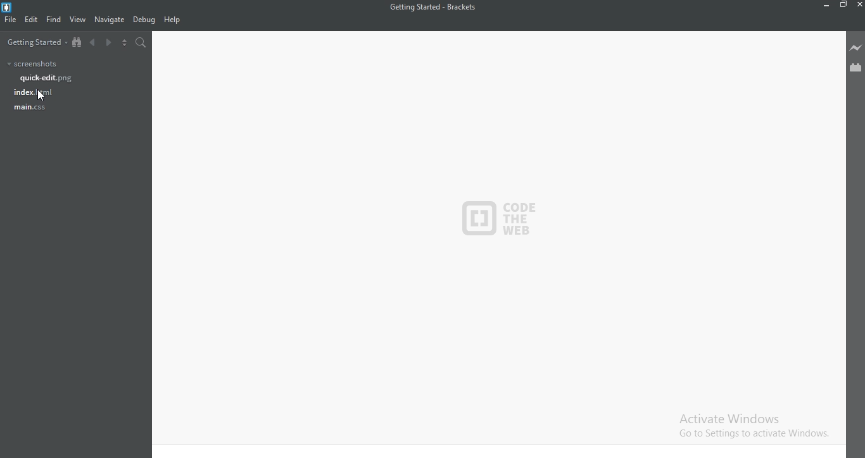 Image resolution: width=865 pixels, height=458 pixels. I want to click on Extension Manager, so click(856, 68).